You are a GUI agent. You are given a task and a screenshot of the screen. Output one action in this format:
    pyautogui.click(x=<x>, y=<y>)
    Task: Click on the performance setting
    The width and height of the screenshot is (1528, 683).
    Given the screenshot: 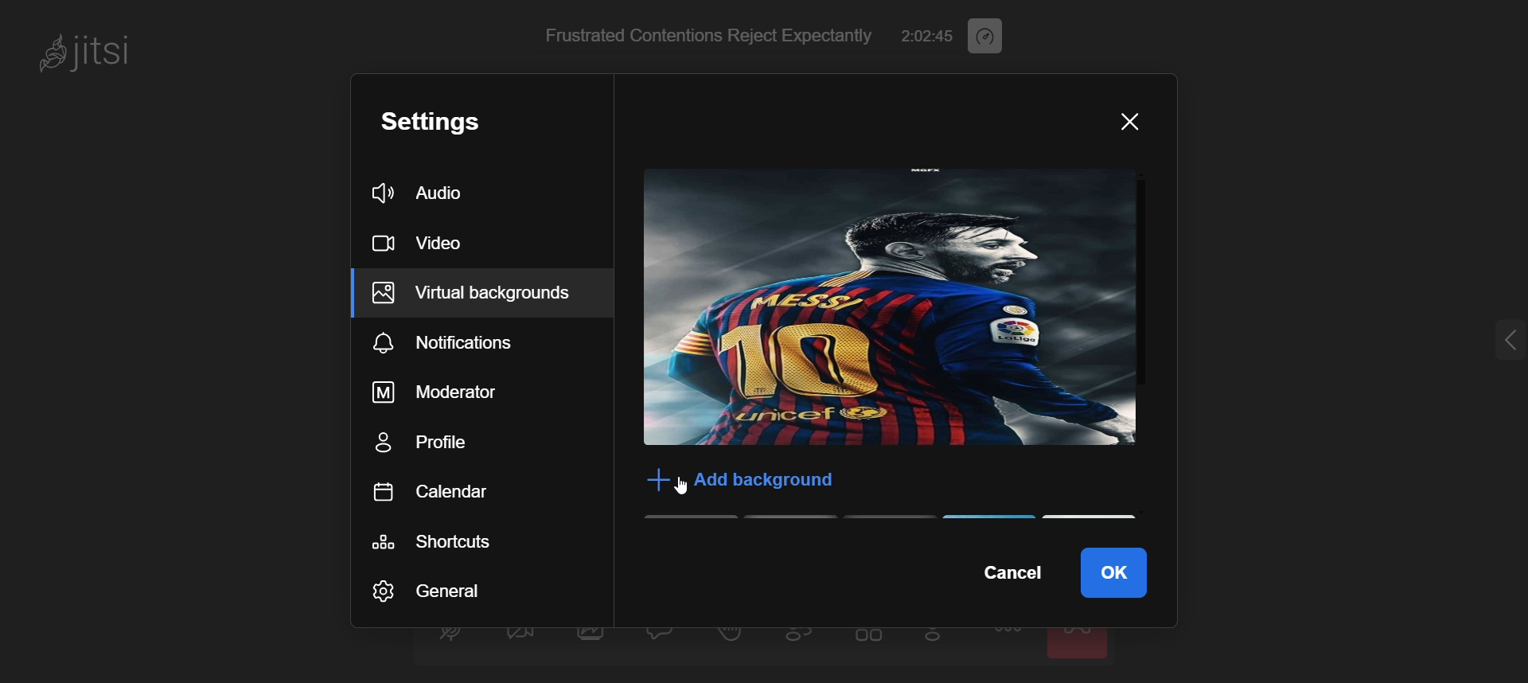 What is the action you would take?
    pyautogui.click(x=990, y=33)
    